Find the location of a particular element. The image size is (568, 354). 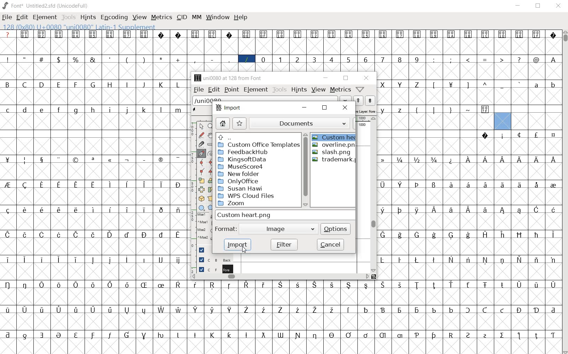

glyph is located at coordinates (502, 310).